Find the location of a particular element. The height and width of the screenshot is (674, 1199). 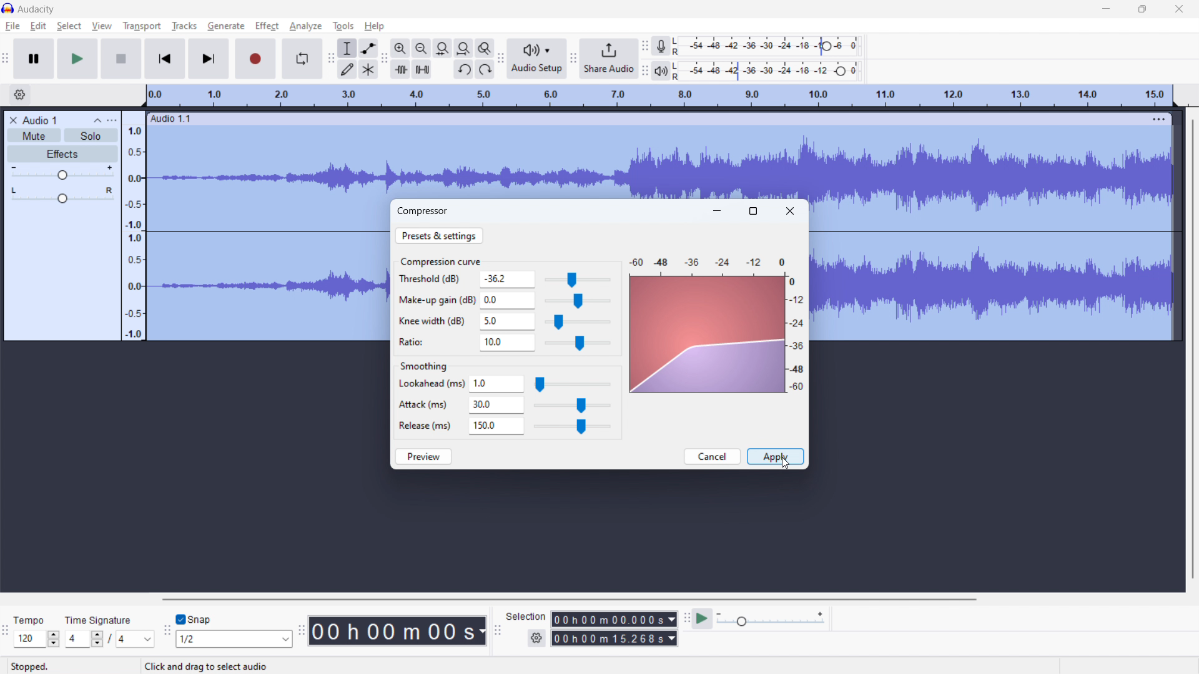

1.0 is located at coordinates (497, 384).